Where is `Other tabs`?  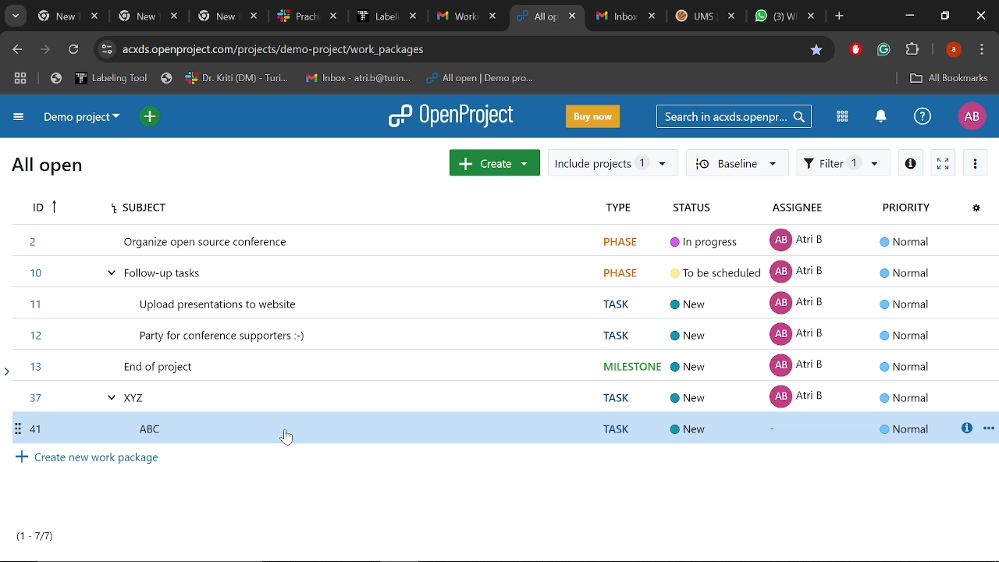
Other tabs is located at coordinates (706, 18).